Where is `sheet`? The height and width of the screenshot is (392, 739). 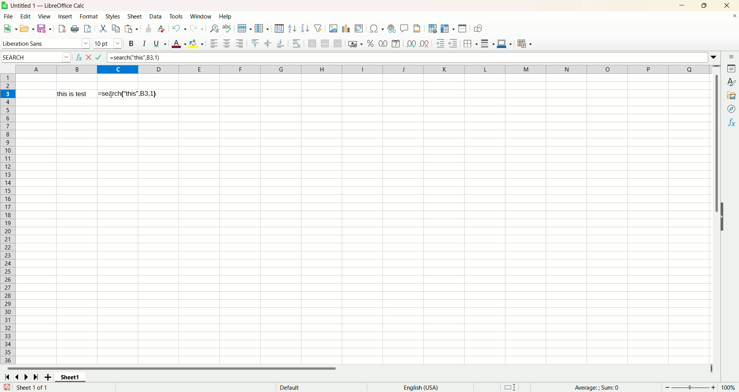 sheet is located at coordinates (135, 17).